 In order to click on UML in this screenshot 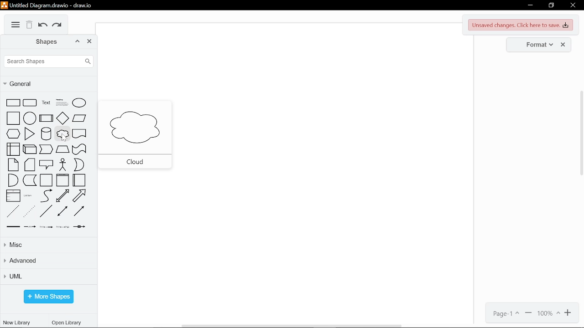, I will do `click(48, 276)`.